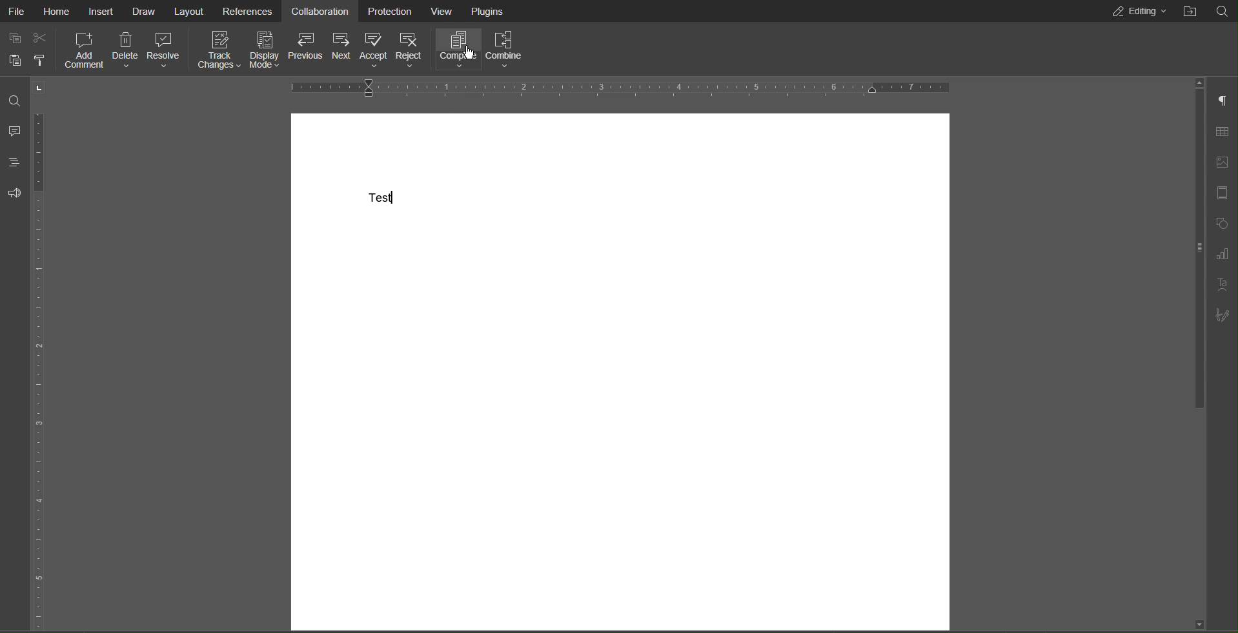  I want to click on Copy, so click(14, 62).